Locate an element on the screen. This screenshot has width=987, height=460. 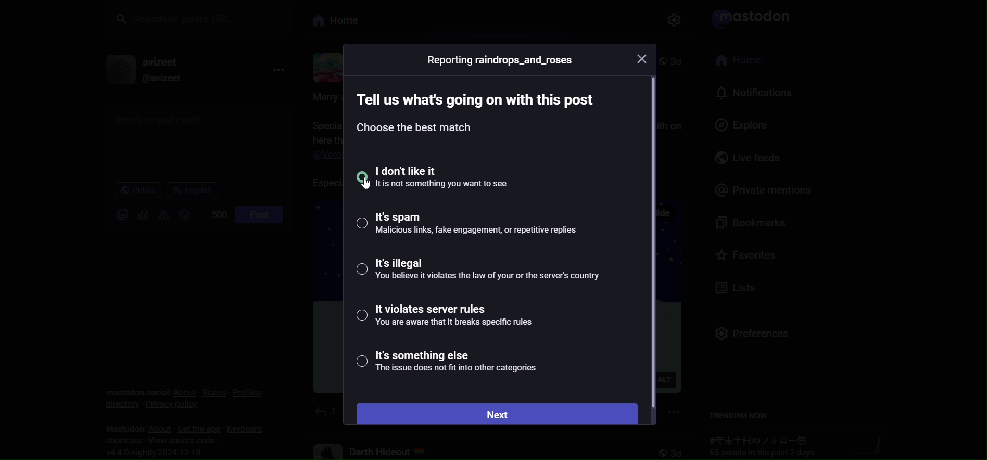
next is located at coordinates (495, 412).